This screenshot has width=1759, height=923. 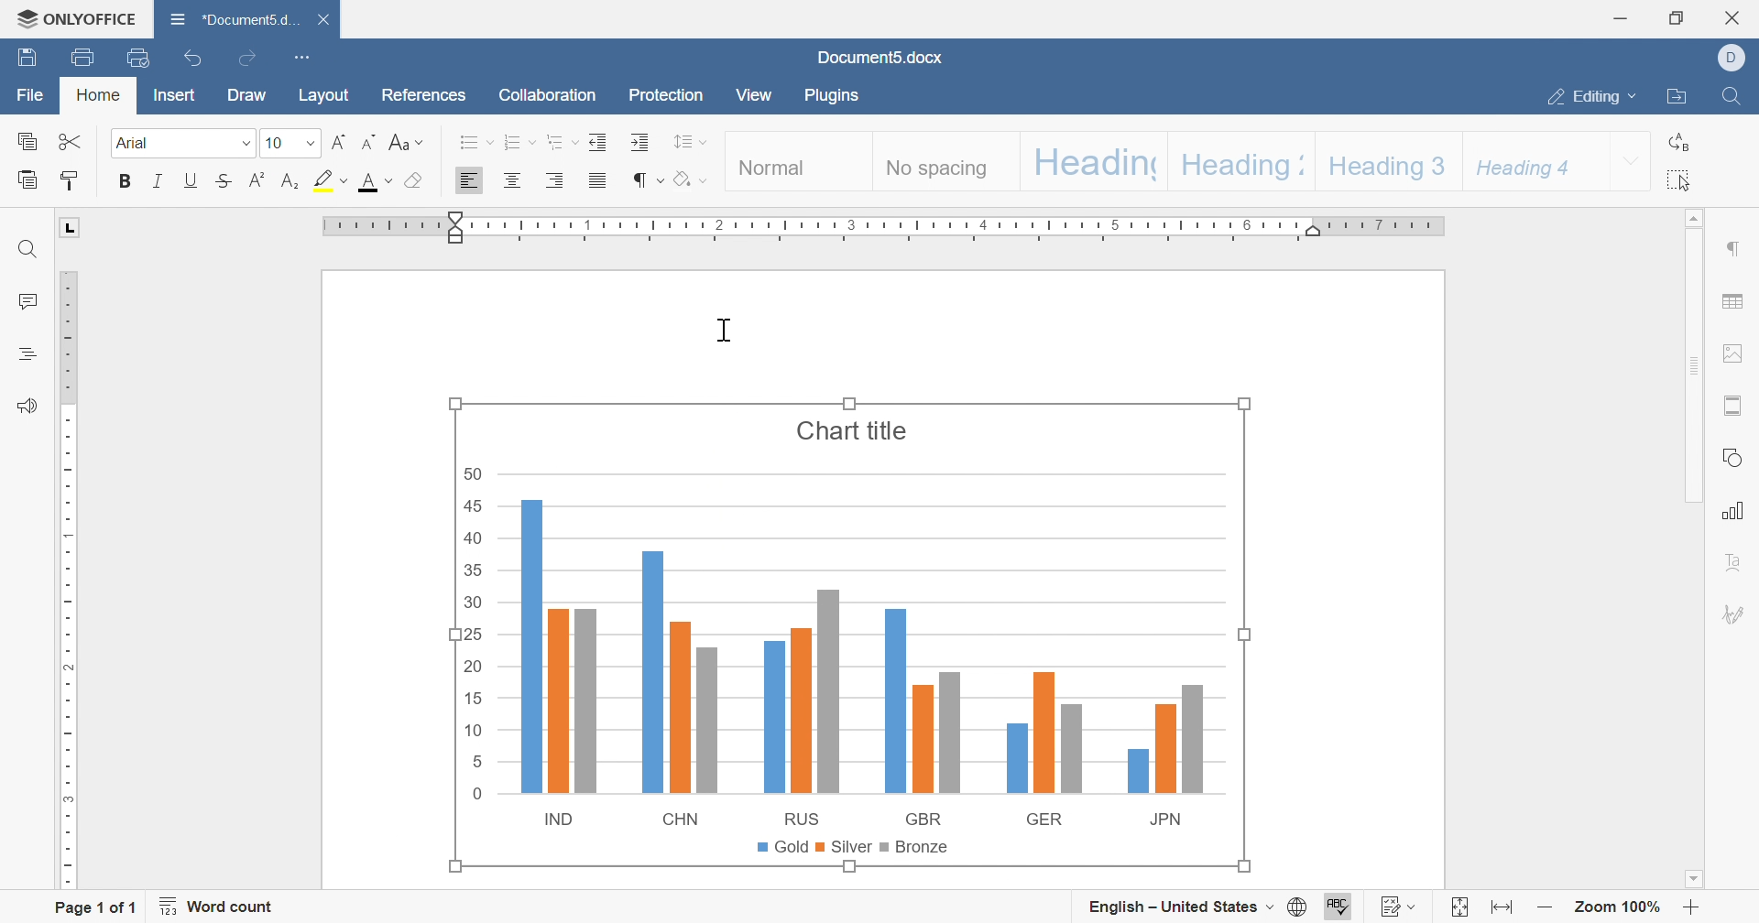 What do you see at coordinates (71, 180) in the screenshot?
I see `copy style` at bounding box center [71, 180].